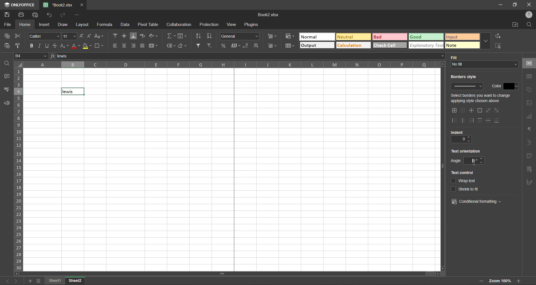 The image size is (536, 285). I want to click on wrap text, so click(464, 180).